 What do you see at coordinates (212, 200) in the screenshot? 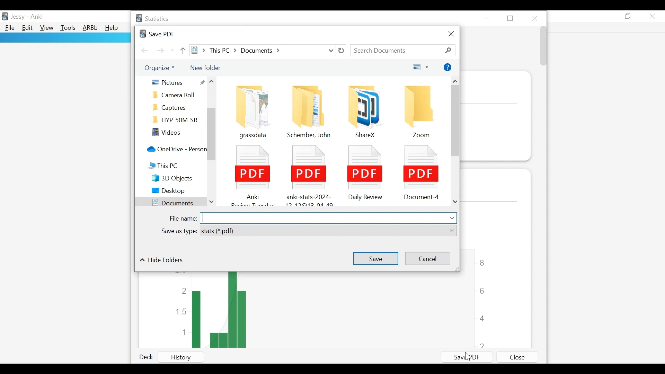
I see `scroll down` at bounding box center [212, 200].